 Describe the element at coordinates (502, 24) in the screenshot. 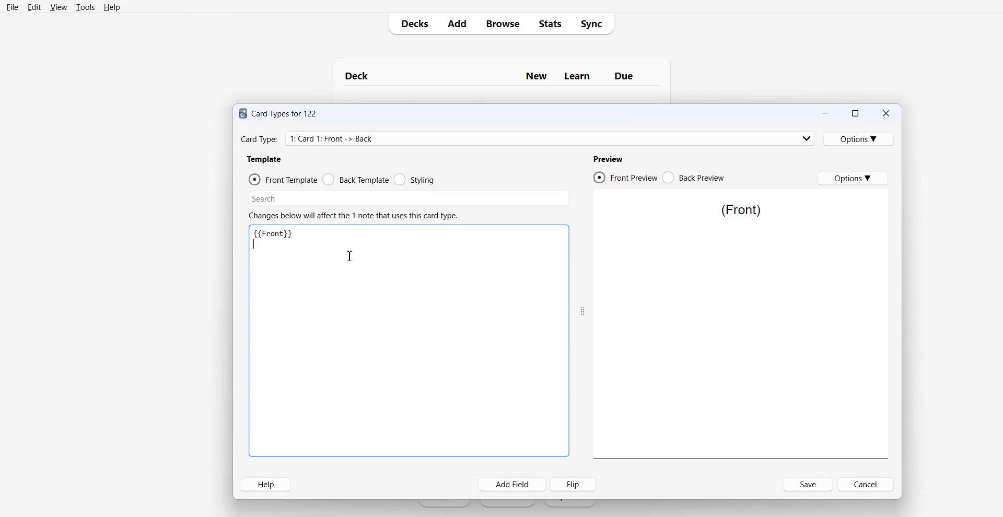

I see `Browser` at that location.